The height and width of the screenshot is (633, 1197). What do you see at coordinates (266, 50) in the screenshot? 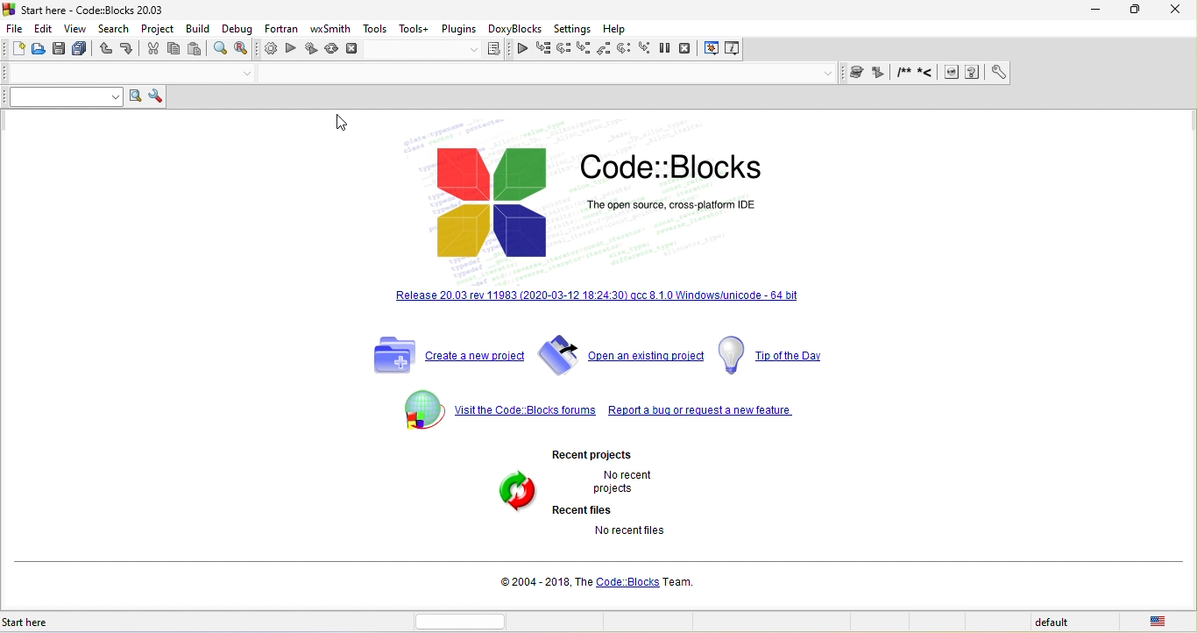
I see `build` at bounding box center [266, 50].